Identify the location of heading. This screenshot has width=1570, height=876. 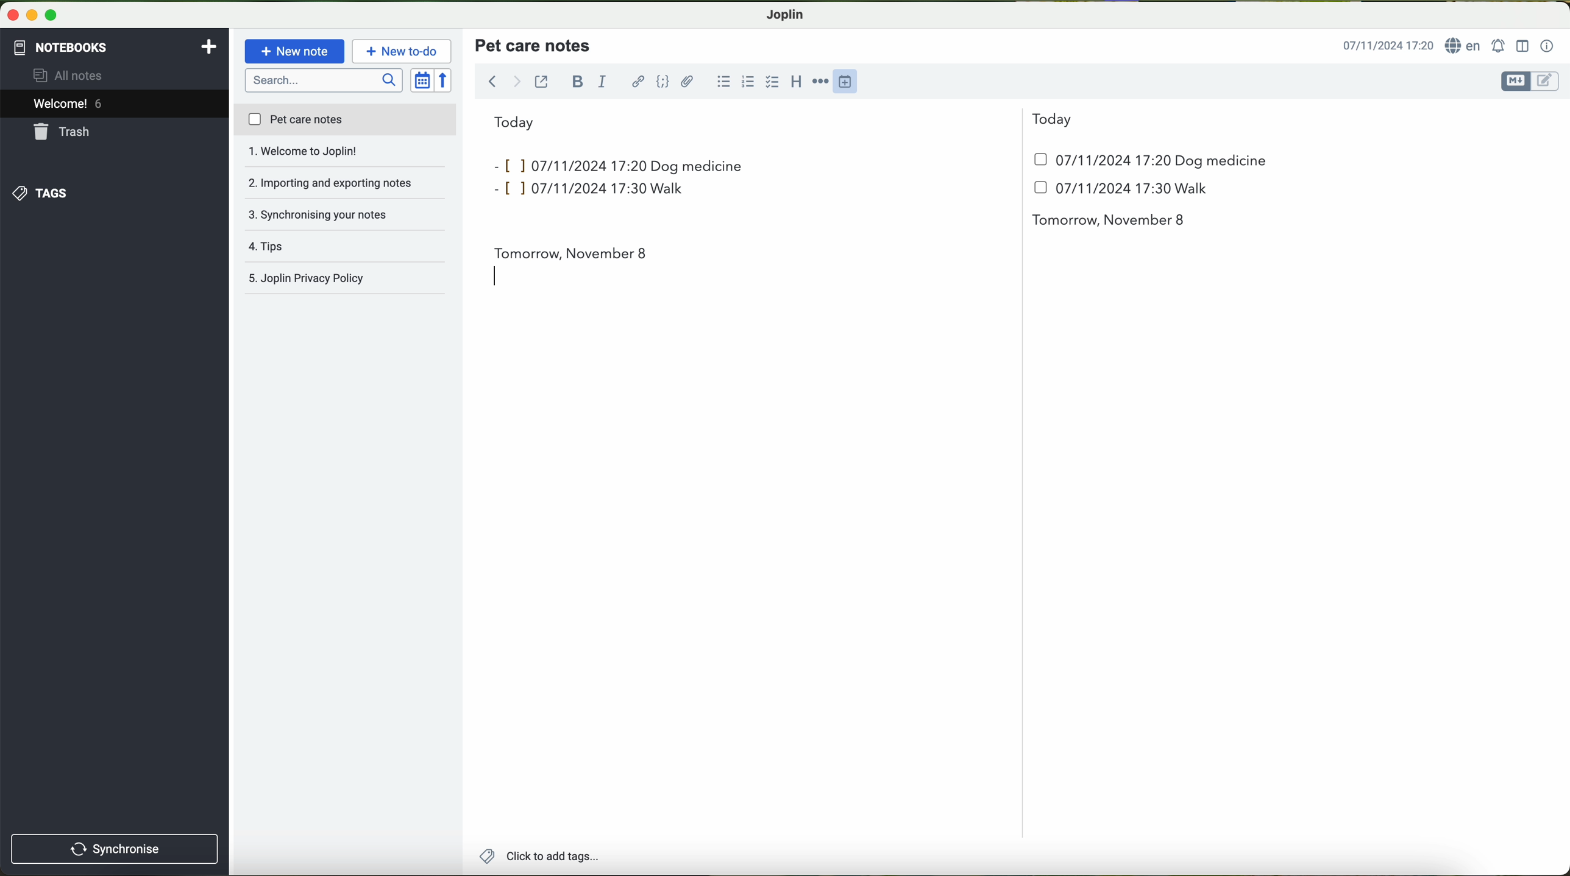
(797, 81).